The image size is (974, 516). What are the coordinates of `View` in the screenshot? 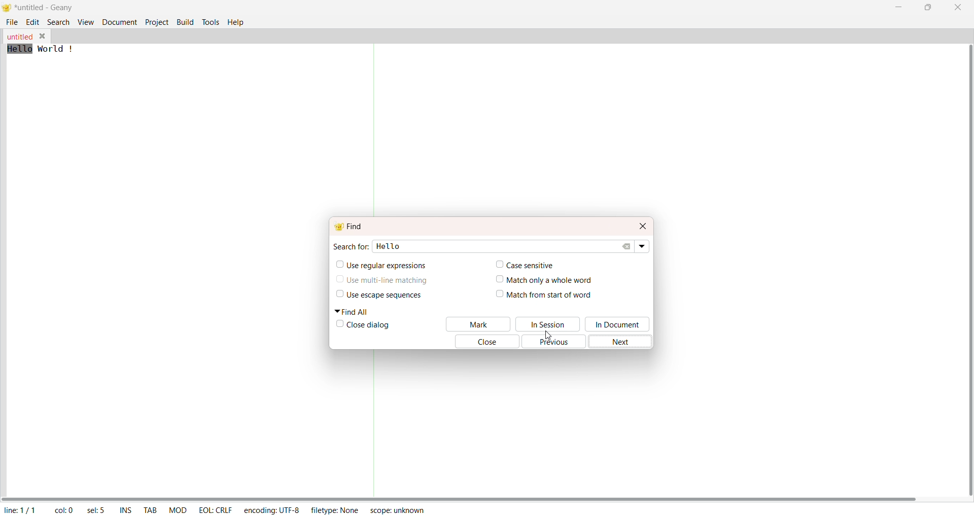 It's located at (84, 22).